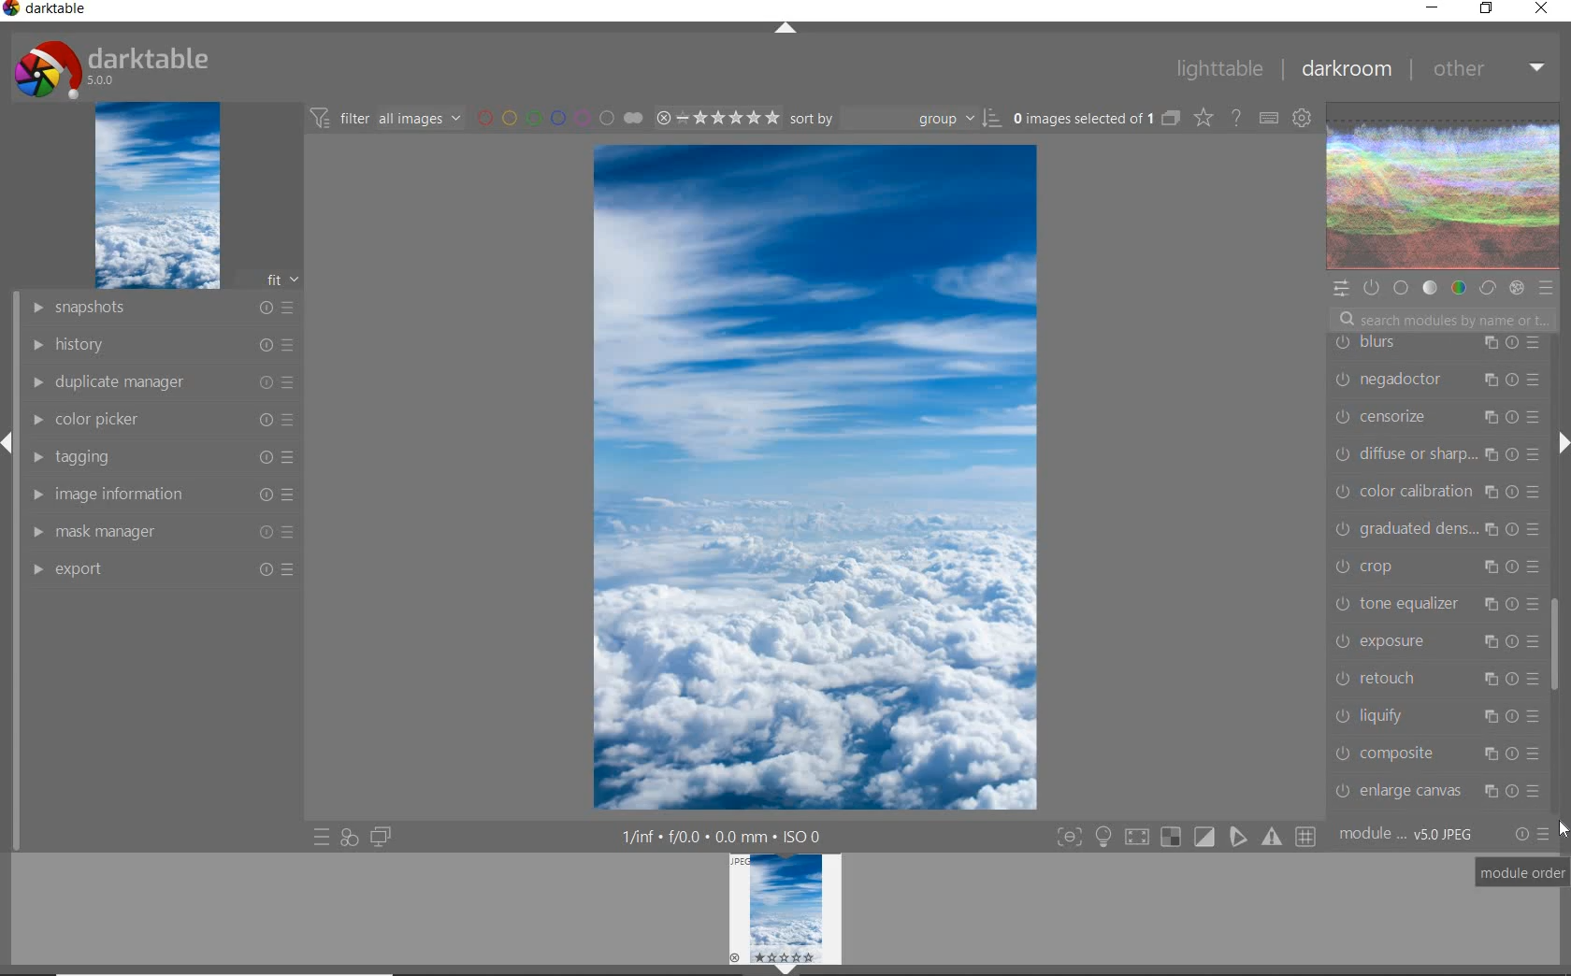 Image resolution: width=1571 pixels, height=976 pixels. Describe the element at coordinates (108, 65) in the screenshot. I see `darktable 5.0.0` at that location.